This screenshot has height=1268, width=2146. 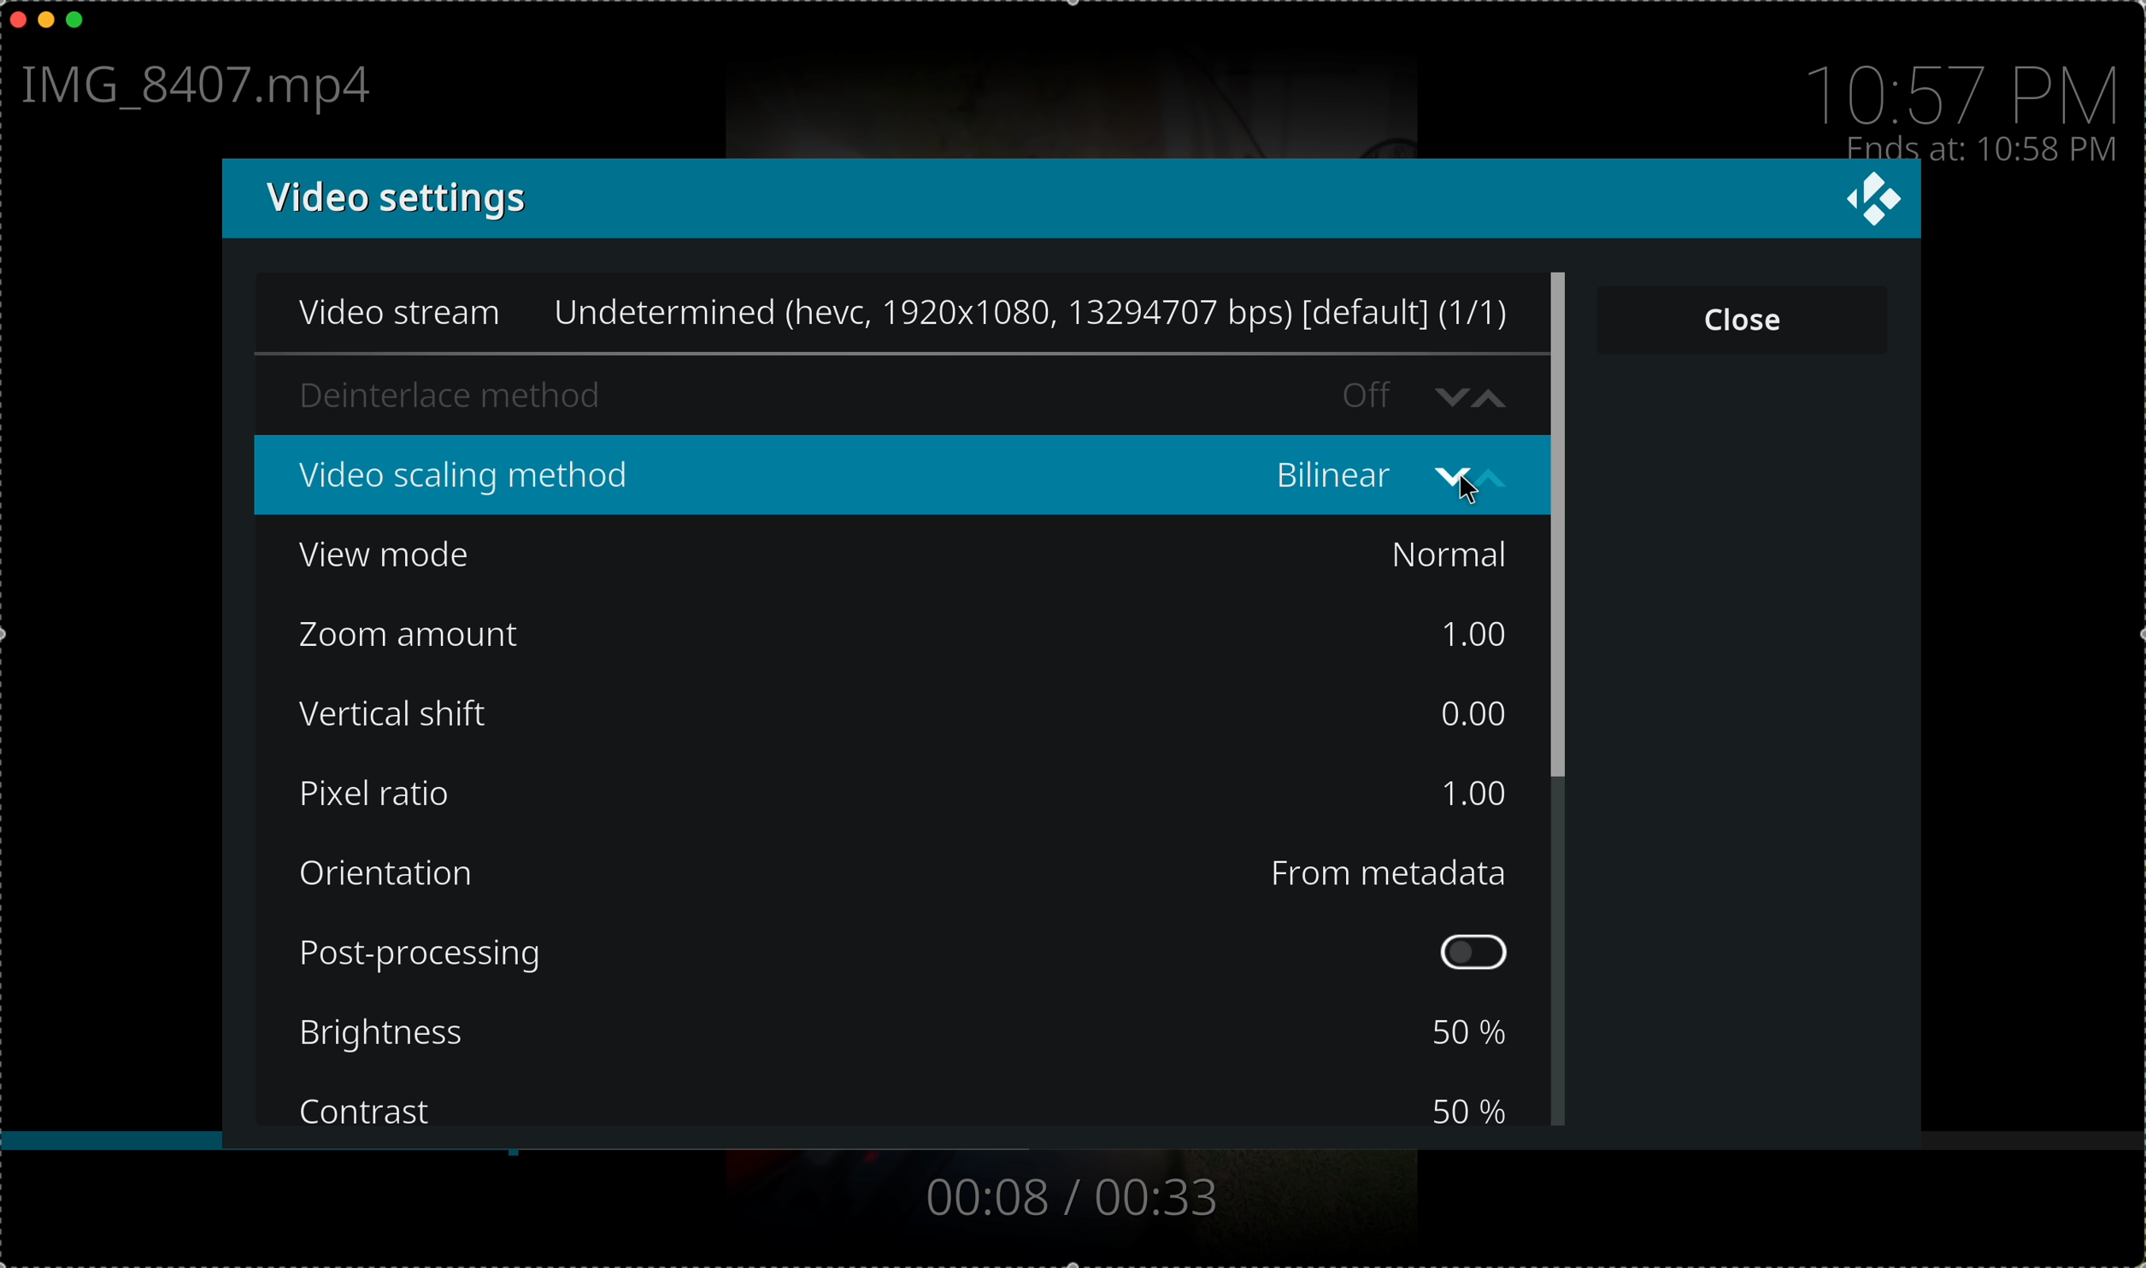 What do you see at coordinates (1073, 1148) in the screenshot?
I see `timeline` at bounding box center [1073, 1148].